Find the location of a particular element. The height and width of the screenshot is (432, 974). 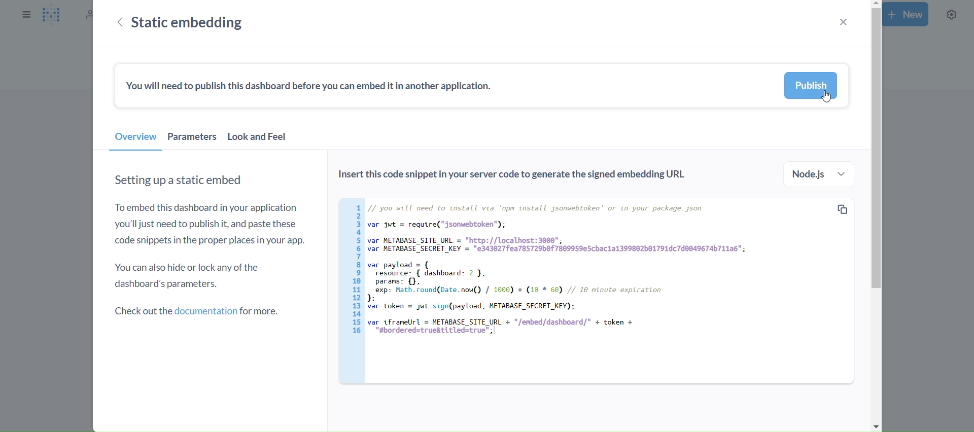

cursor is located at coordinates (829, 97).